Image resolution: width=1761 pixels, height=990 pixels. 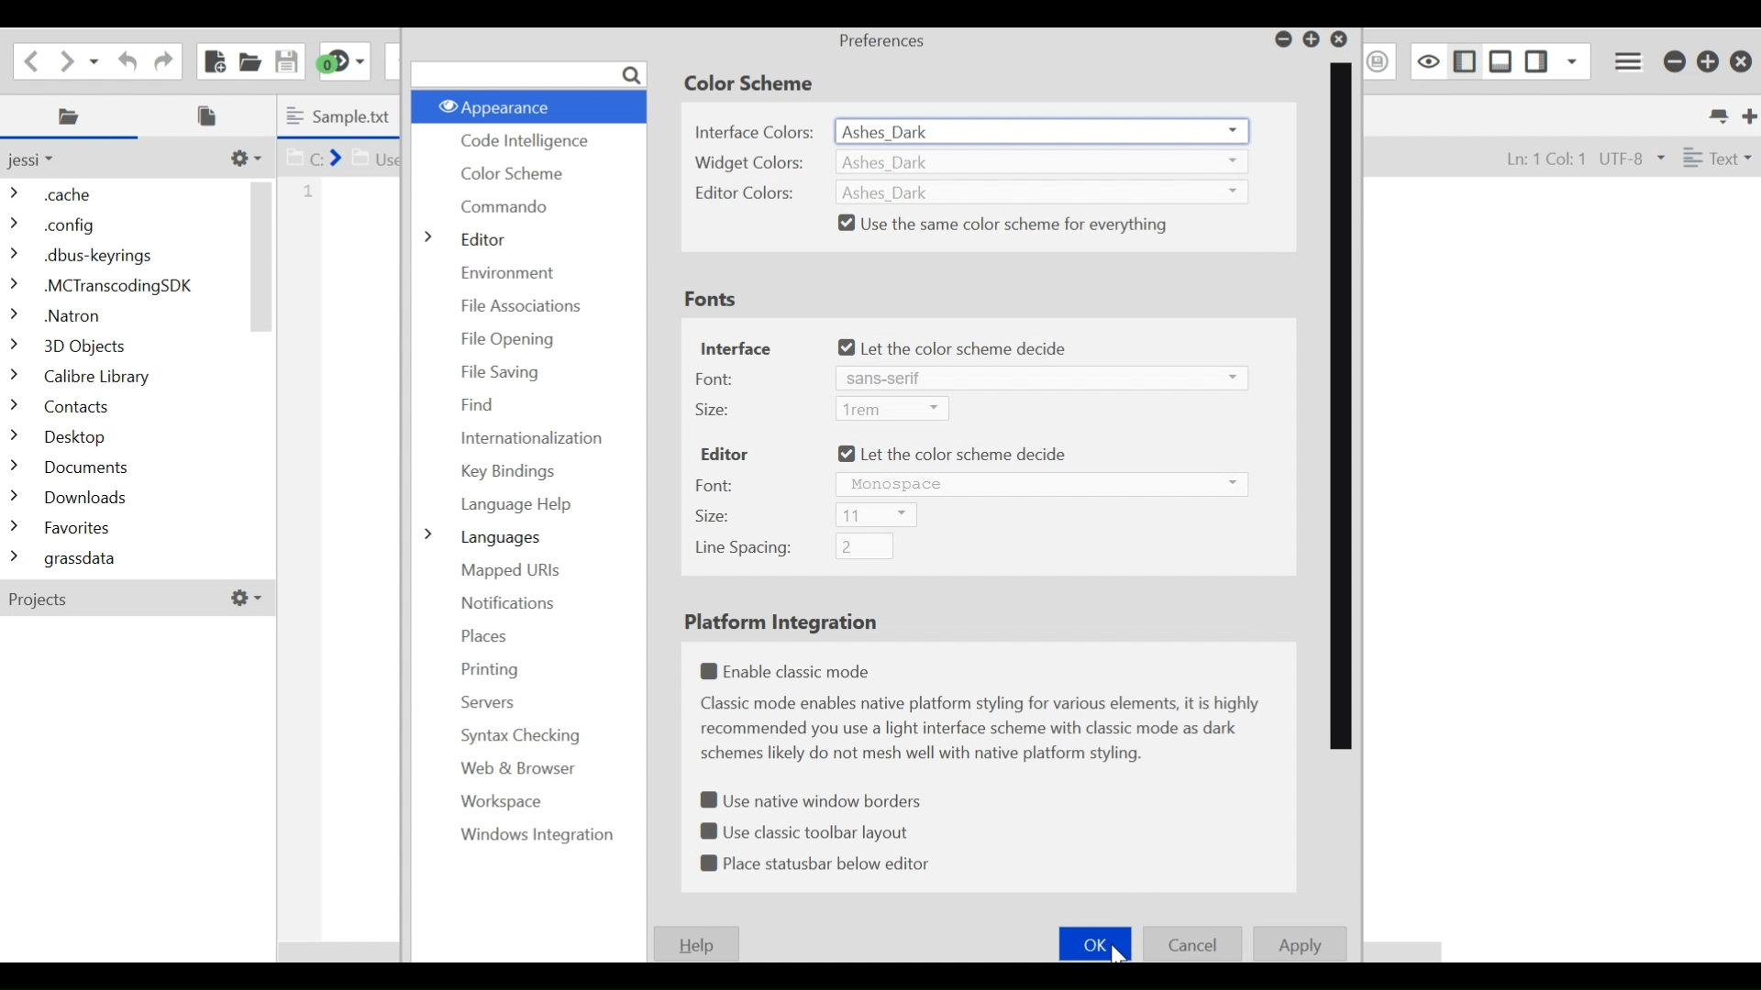 What do you see at coordinates (515, 768) in the screenshot?
I see `Web & Browser` at bounding box center [515, 768].